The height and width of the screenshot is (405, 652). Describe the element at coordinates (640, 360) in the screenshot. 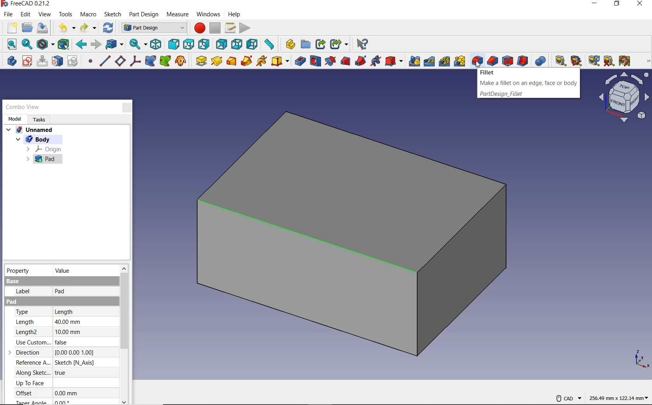

I see `xyz points` at that location.